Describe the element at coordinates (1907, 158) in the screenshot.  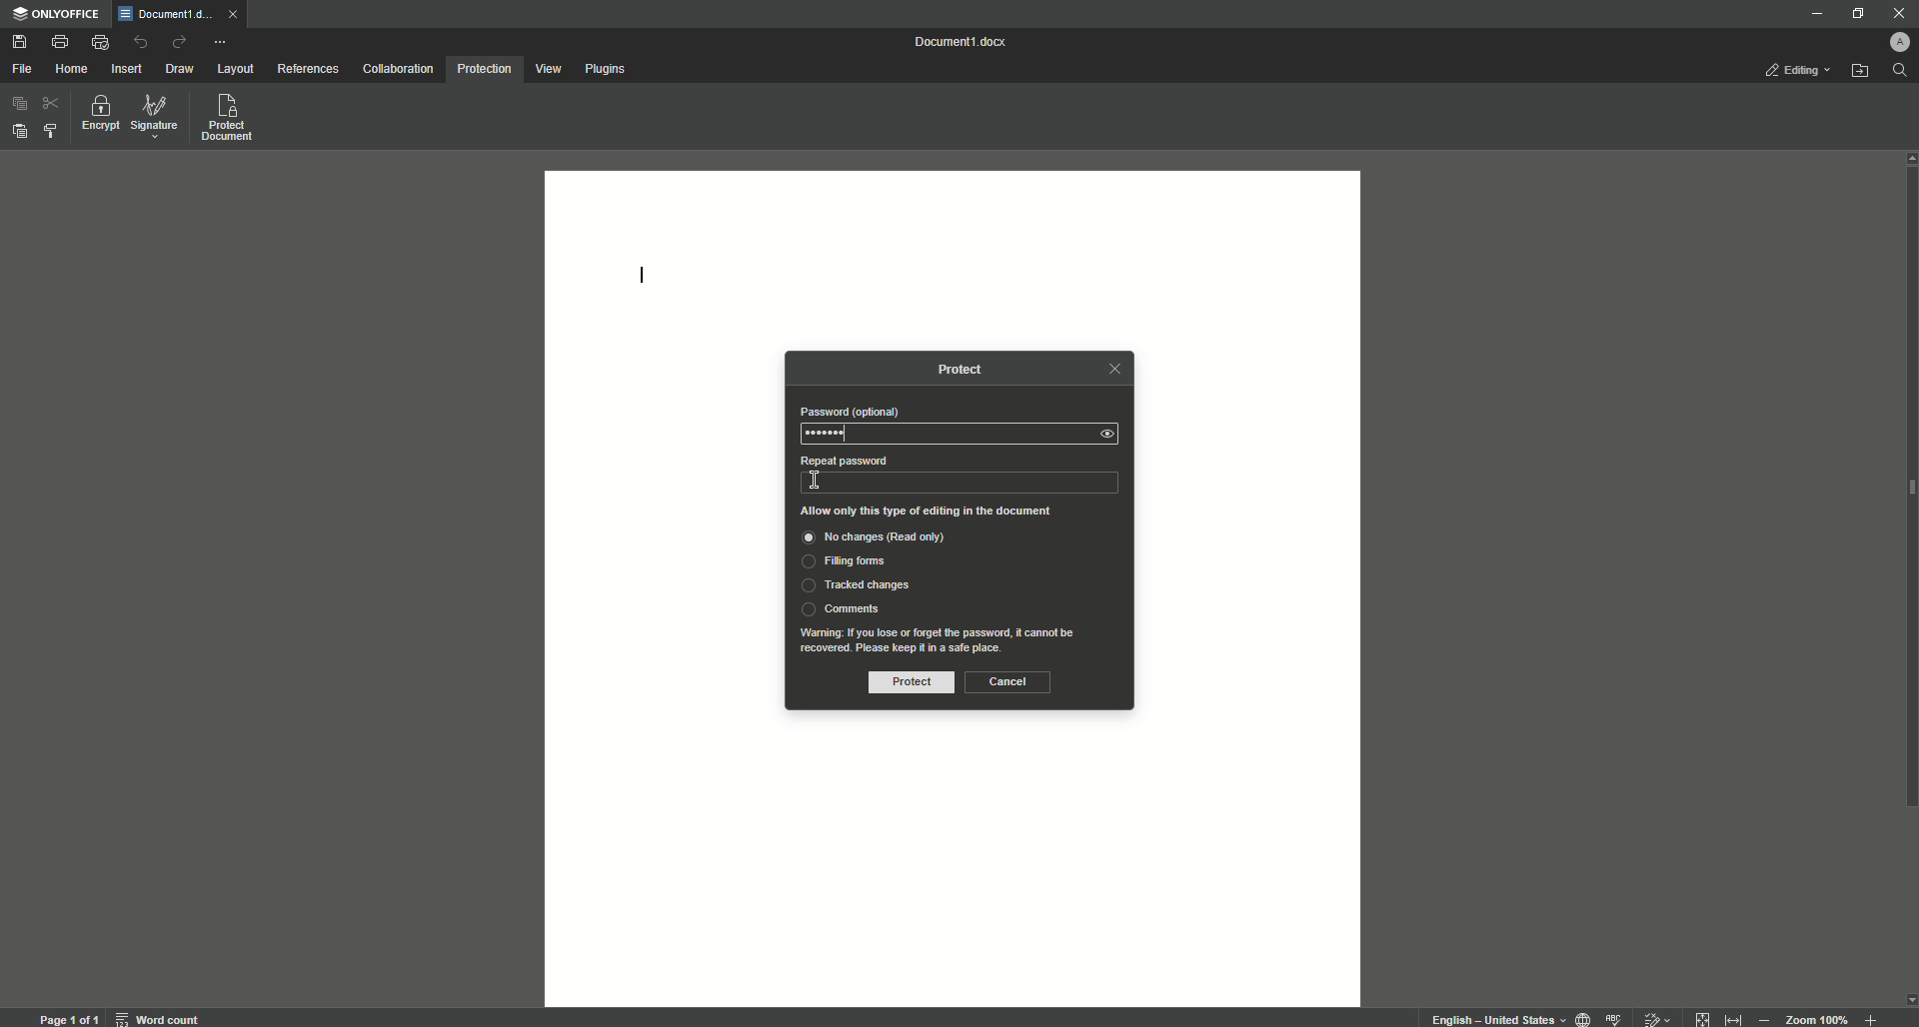
I see `scroll up` at that location.